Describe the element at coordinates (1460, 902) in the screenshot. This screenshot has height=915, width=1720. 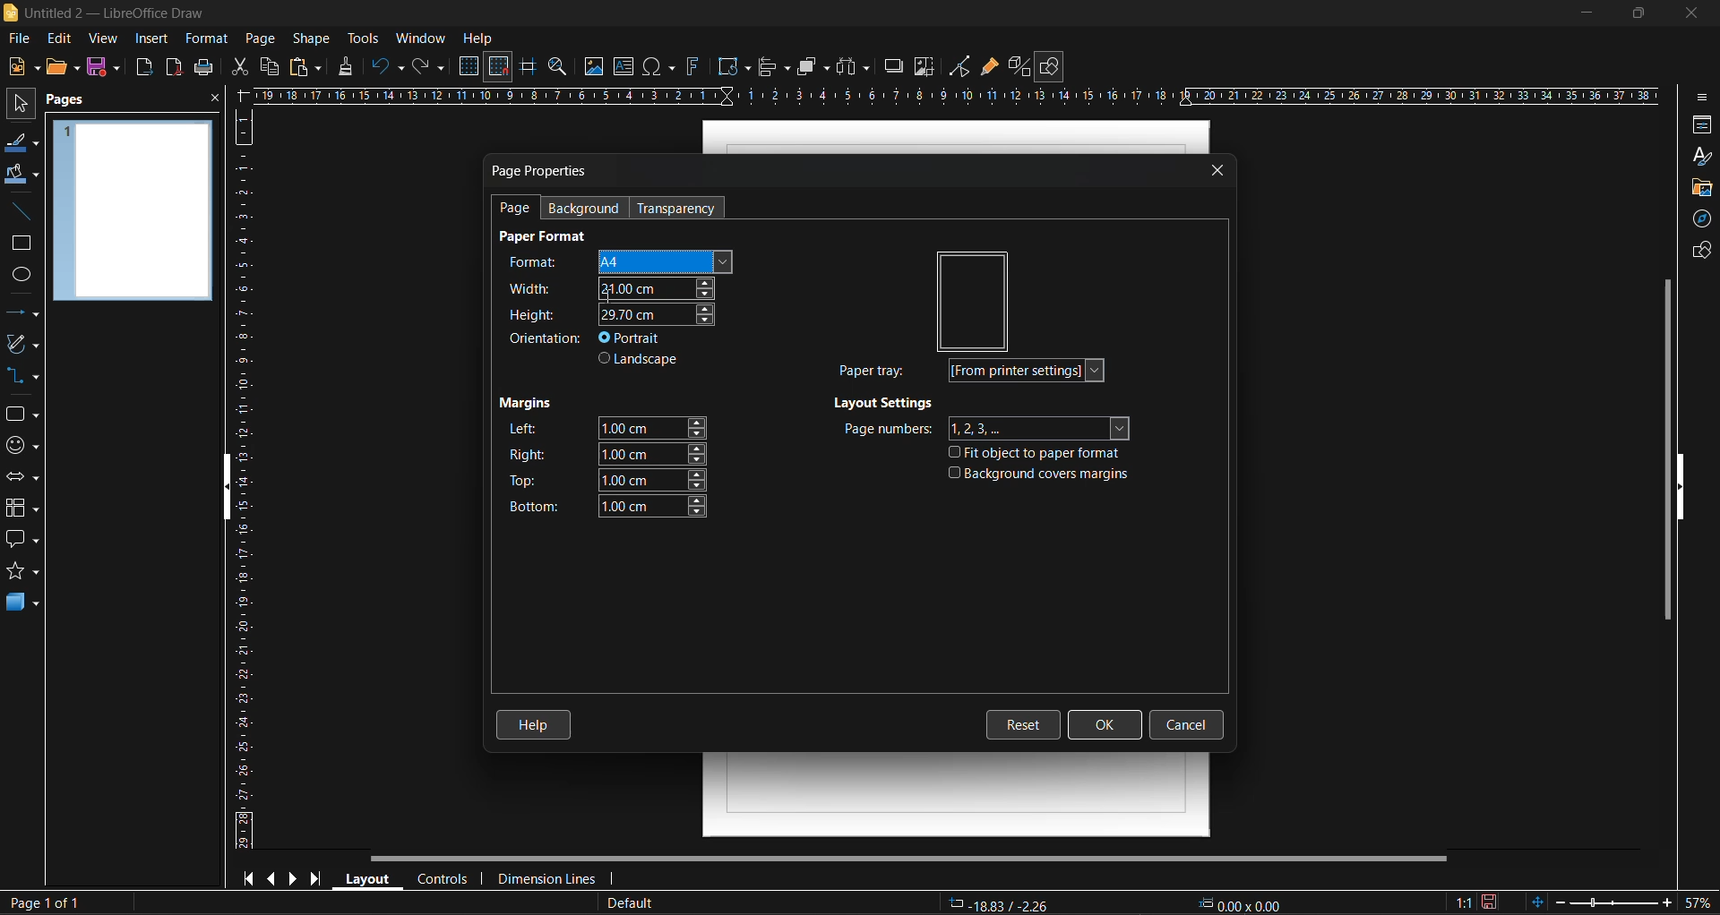
I see `scaling factor` at that location.